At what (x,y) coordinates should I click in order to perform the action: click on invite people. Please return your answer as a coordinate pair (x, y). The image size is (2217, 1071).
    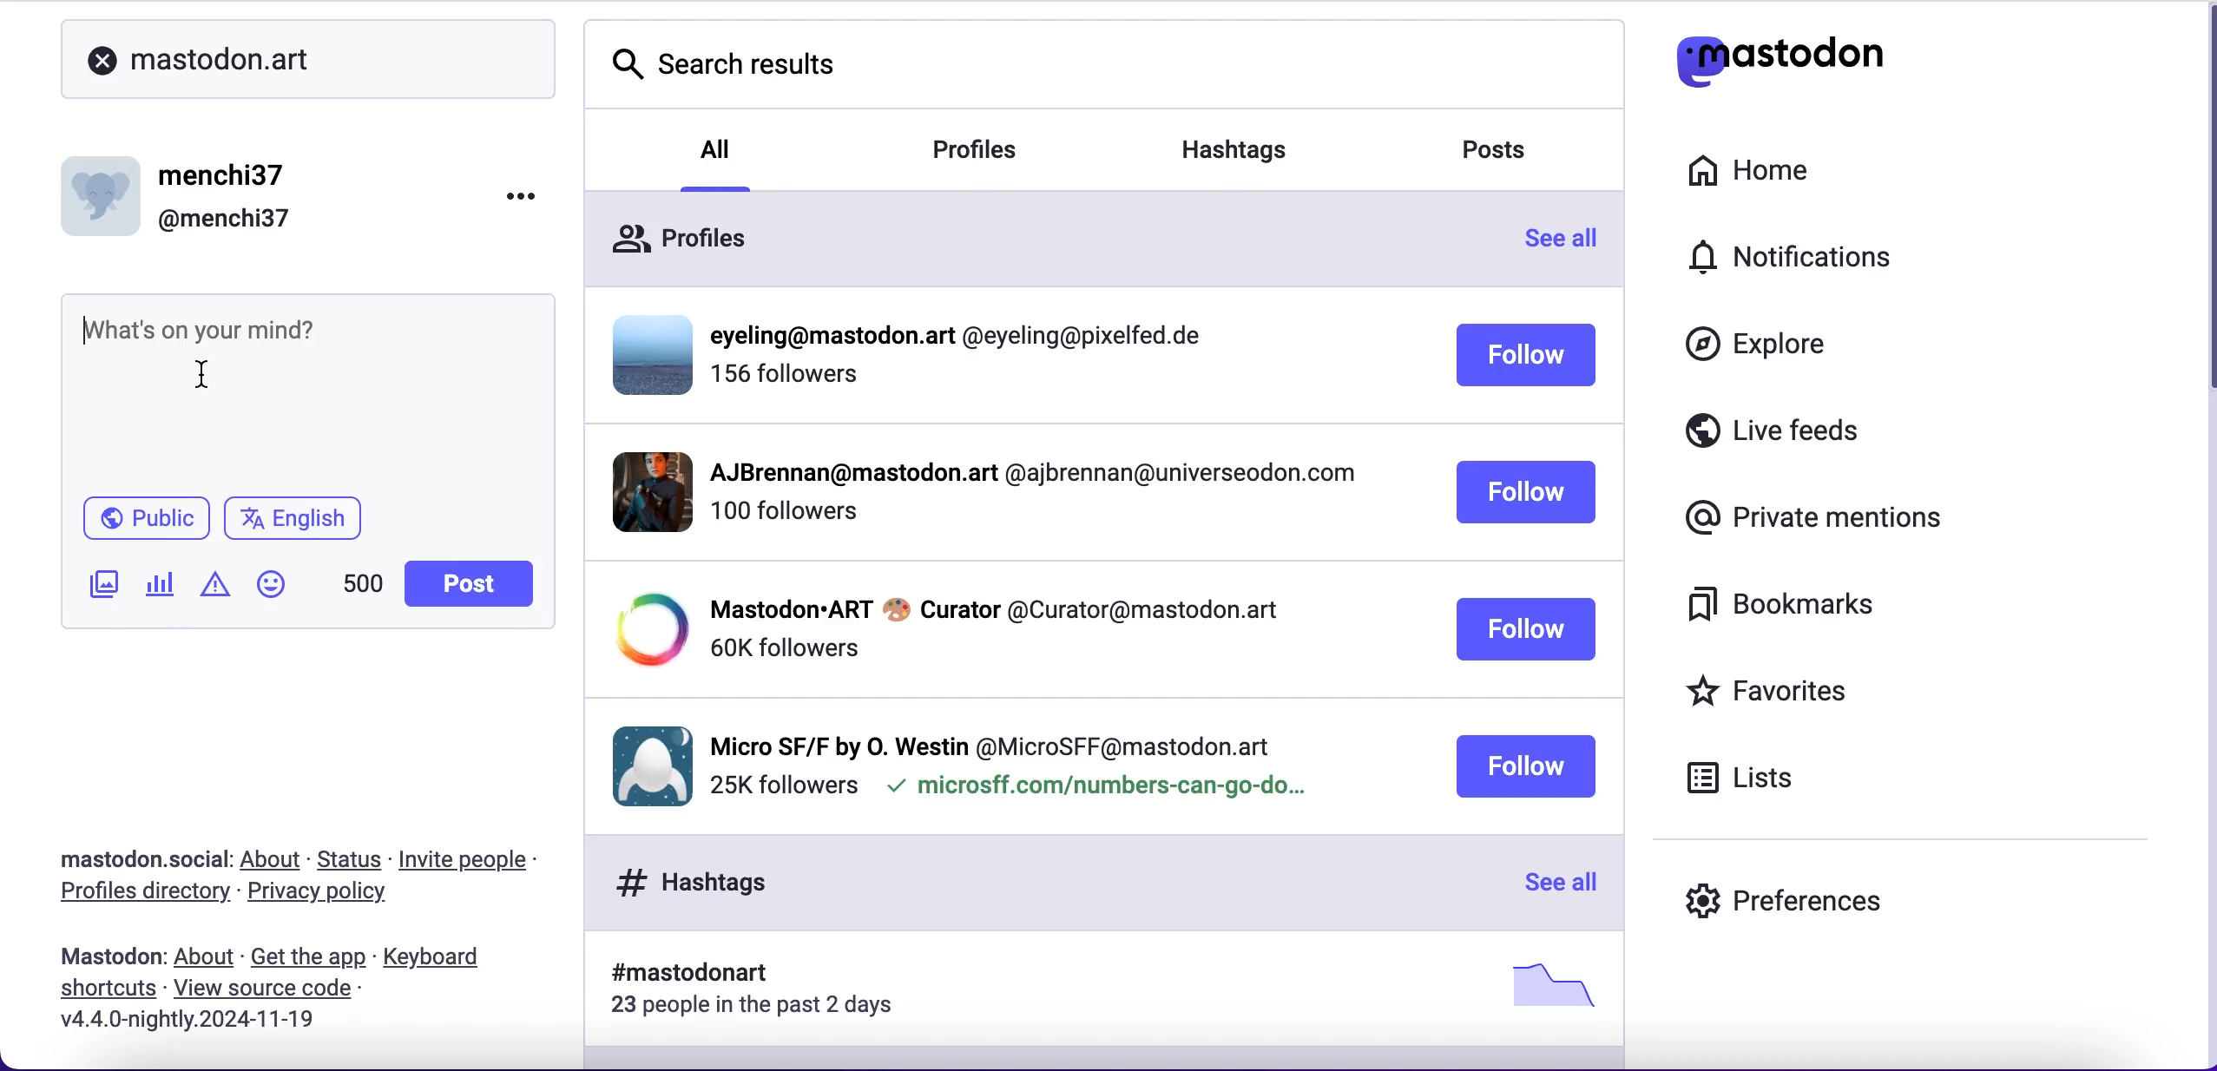
    Looking at the image, I should click on (482, 857).